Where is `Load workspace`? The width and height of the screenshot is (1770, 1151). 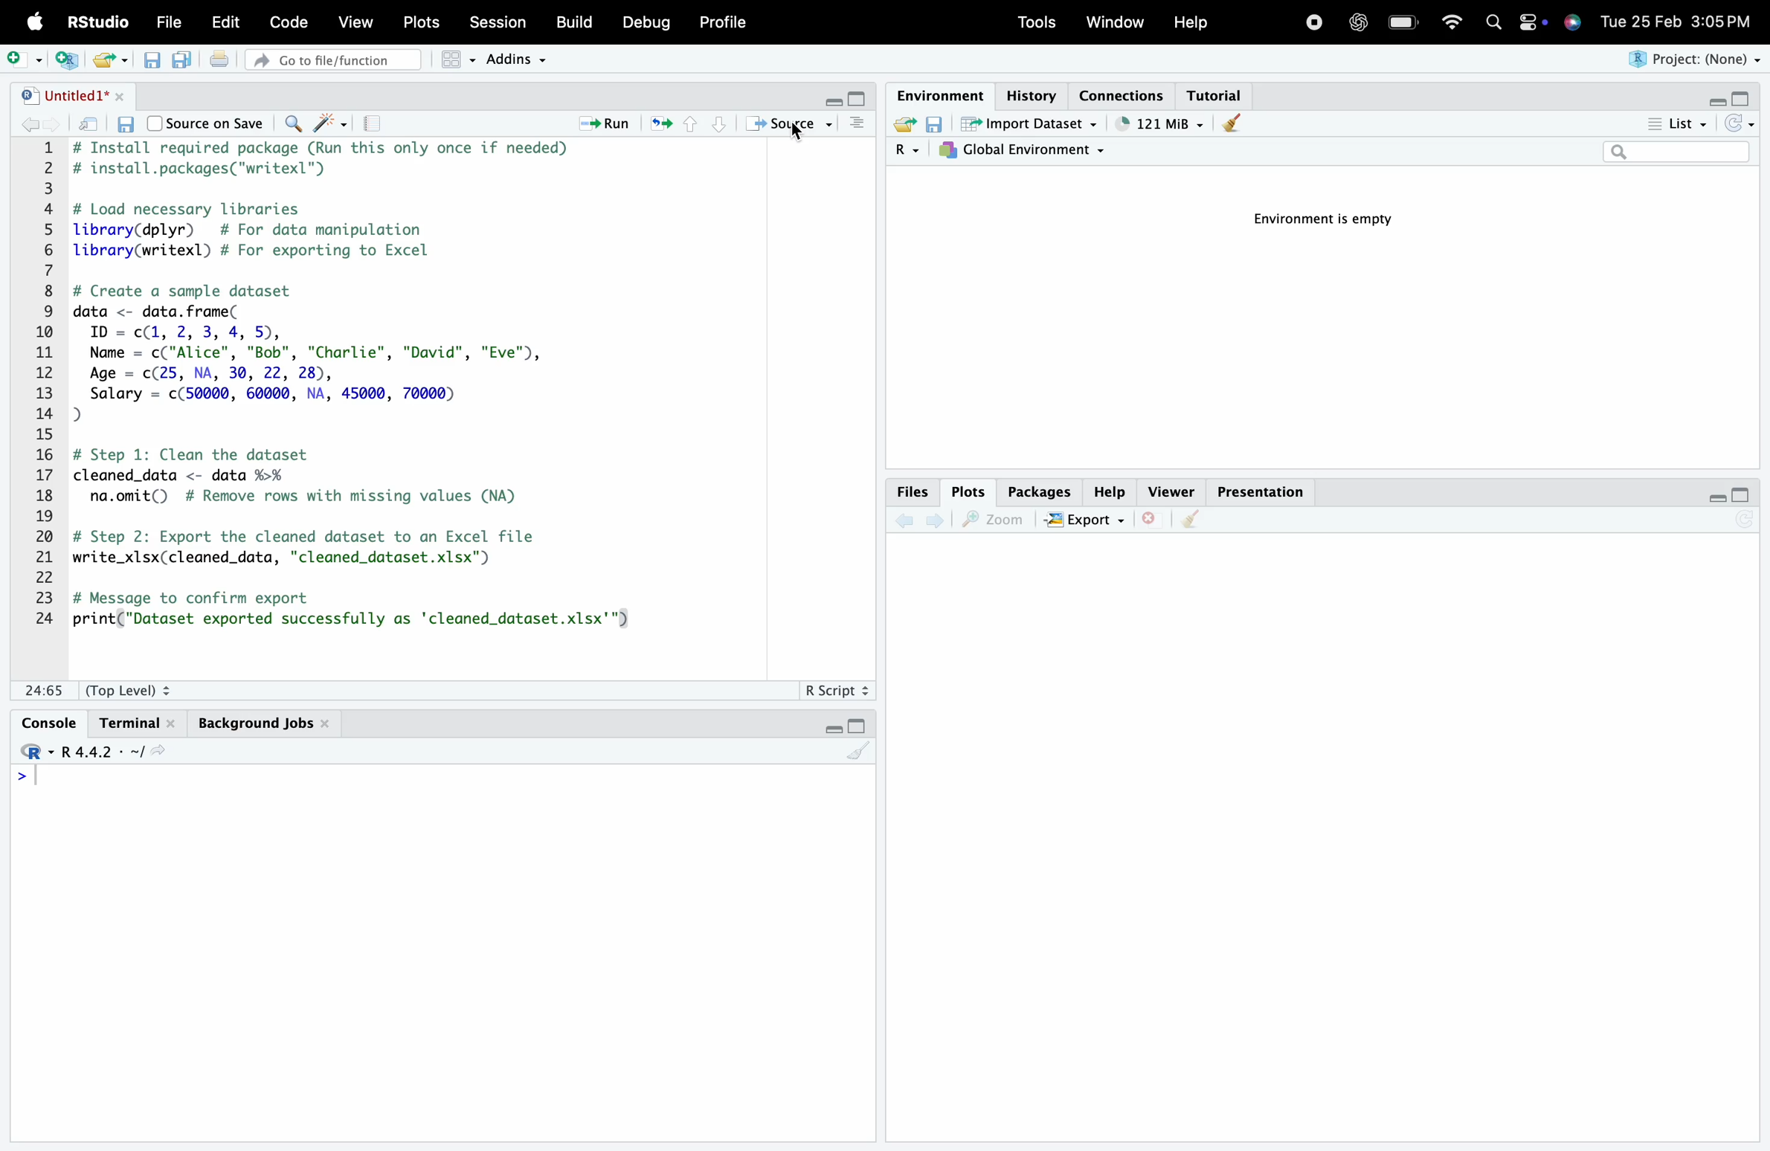 Load workspace is located at coordinates (904, 123).